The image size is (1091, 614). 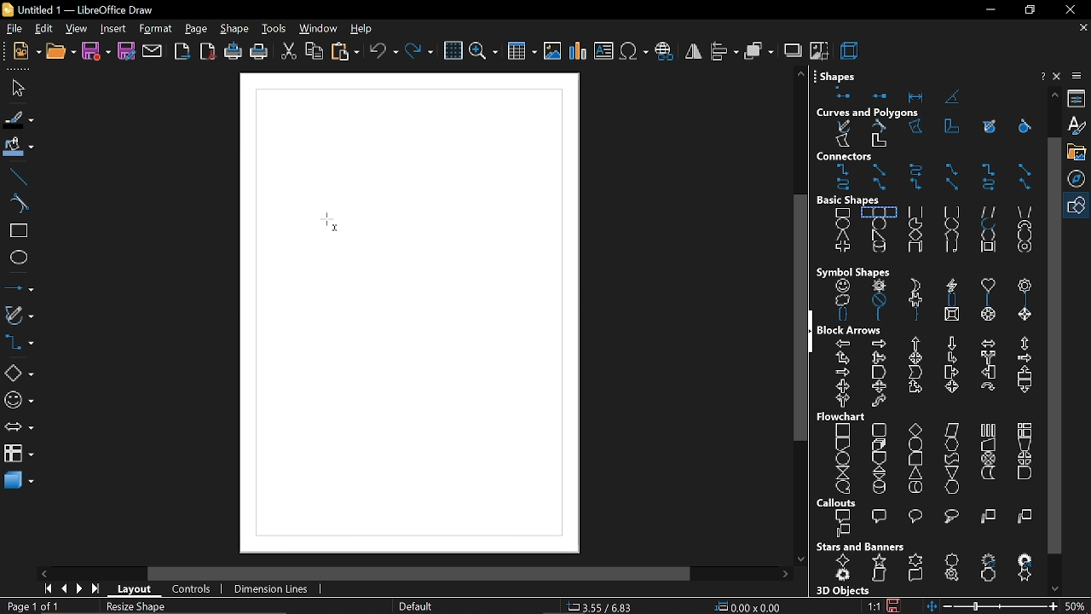 I want to click on basic shapes, so click(x=18, y=374).